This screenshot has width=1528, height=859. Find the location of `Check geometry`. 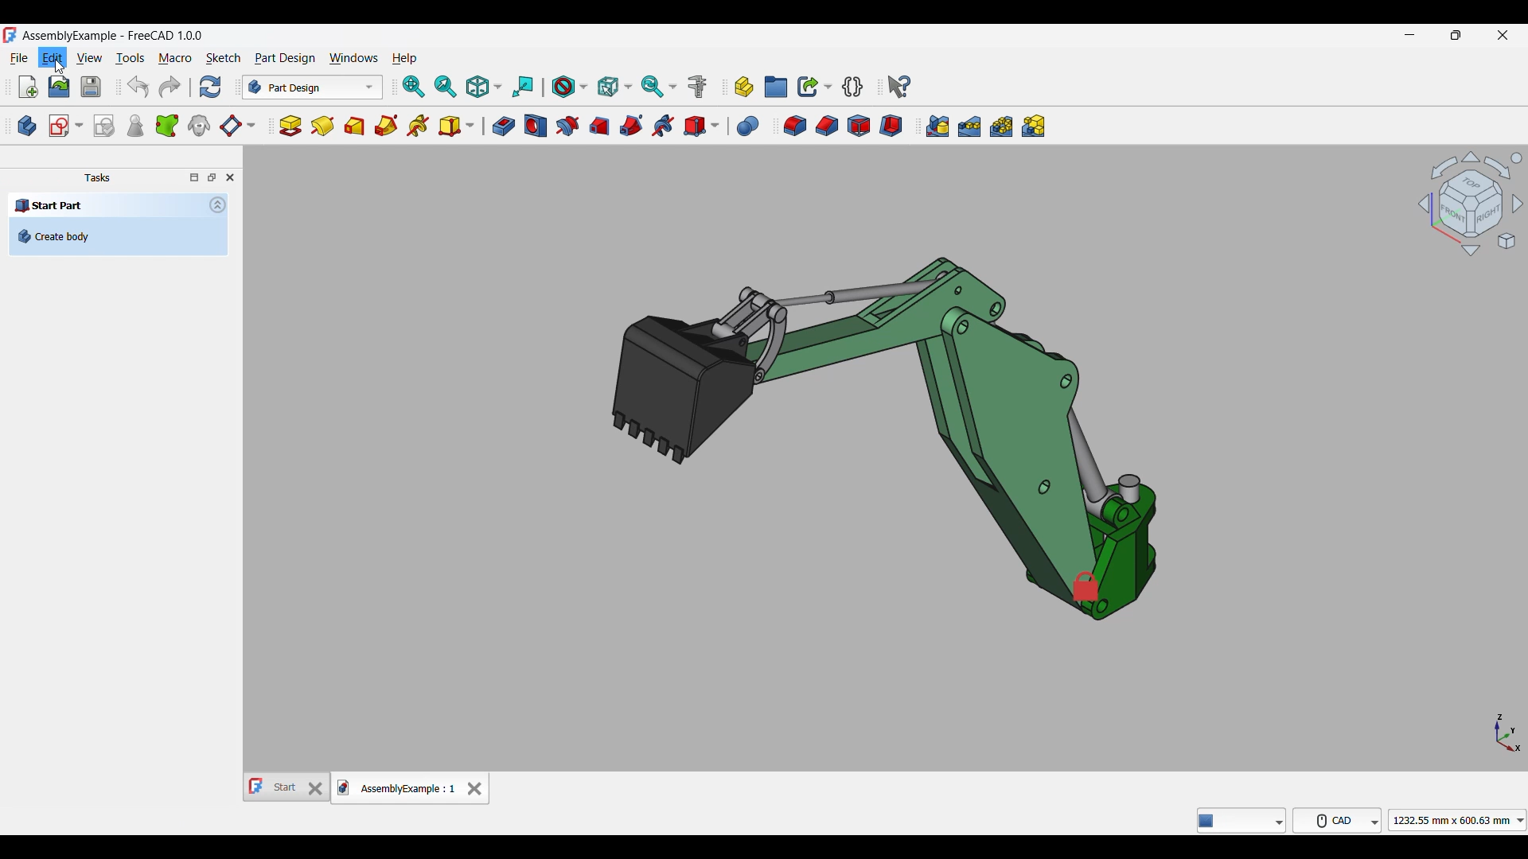

Check geometry is located at coordinates (134, 125).